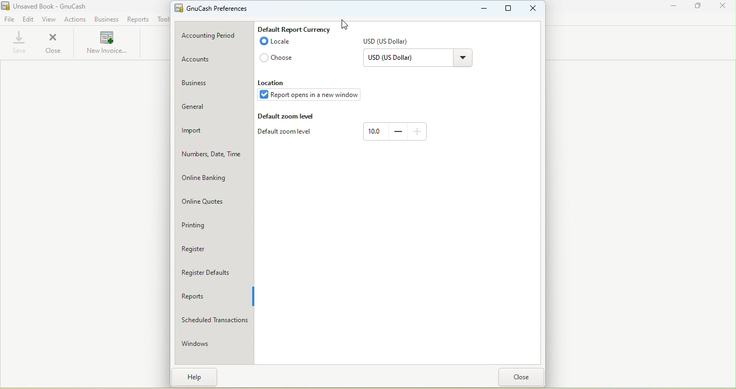 Image resolution: width=736 pixels, height=389 pixels. Describe the element at coordinates (213, 272) in the screenshot. I see `Register defaults` at that location.